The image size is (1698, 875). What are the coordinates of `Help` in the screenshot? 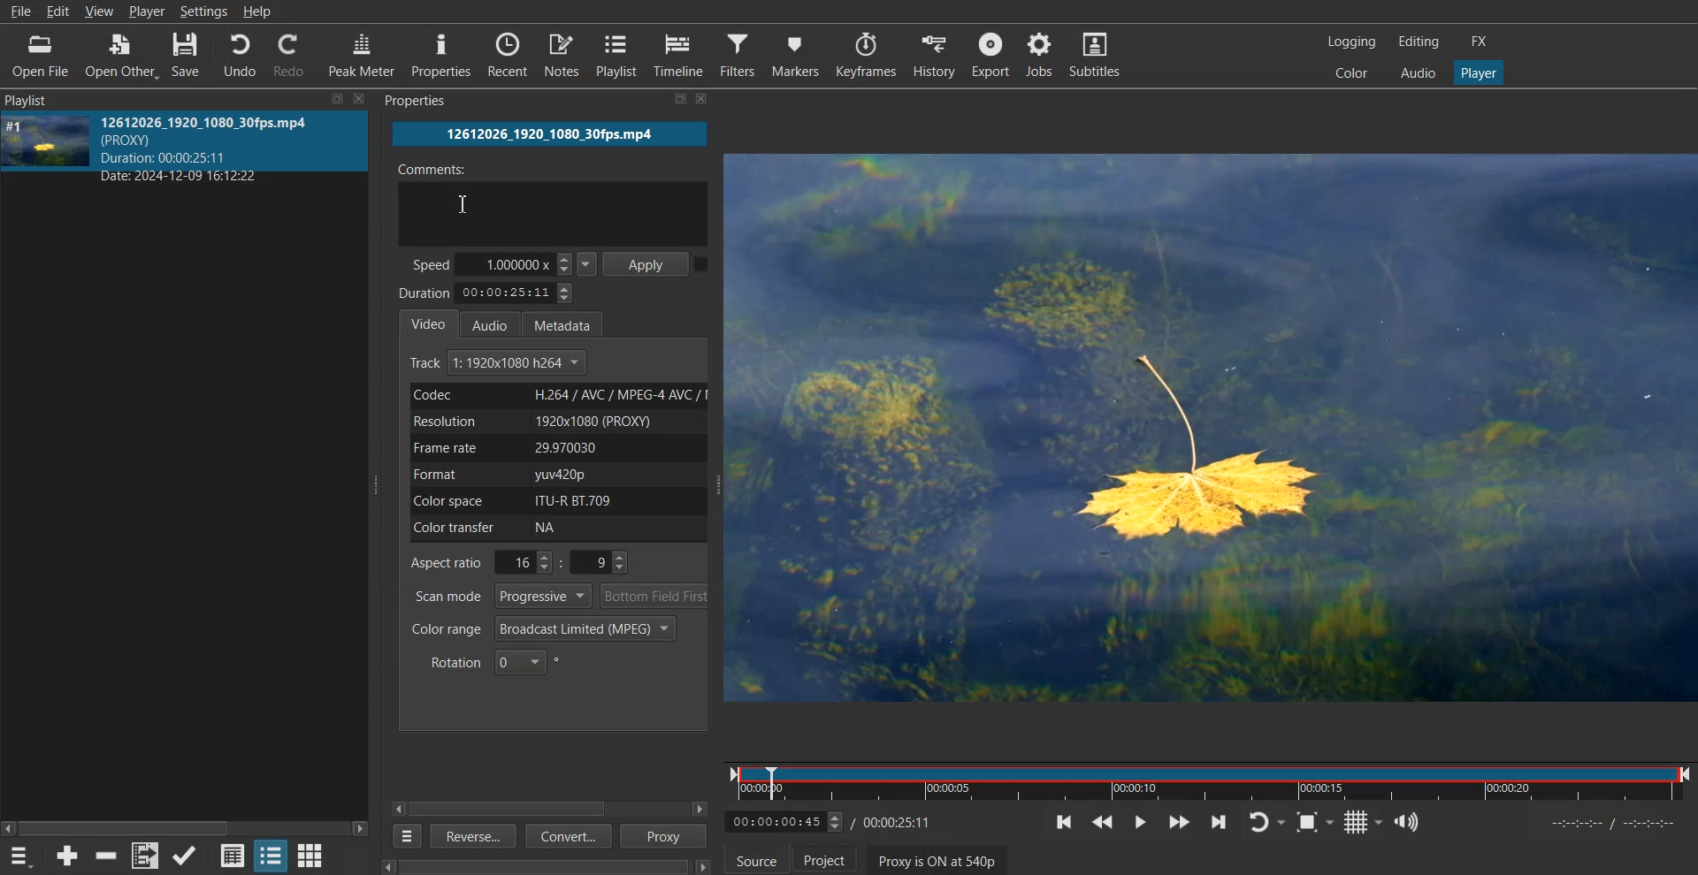 It's located at (257, 11).